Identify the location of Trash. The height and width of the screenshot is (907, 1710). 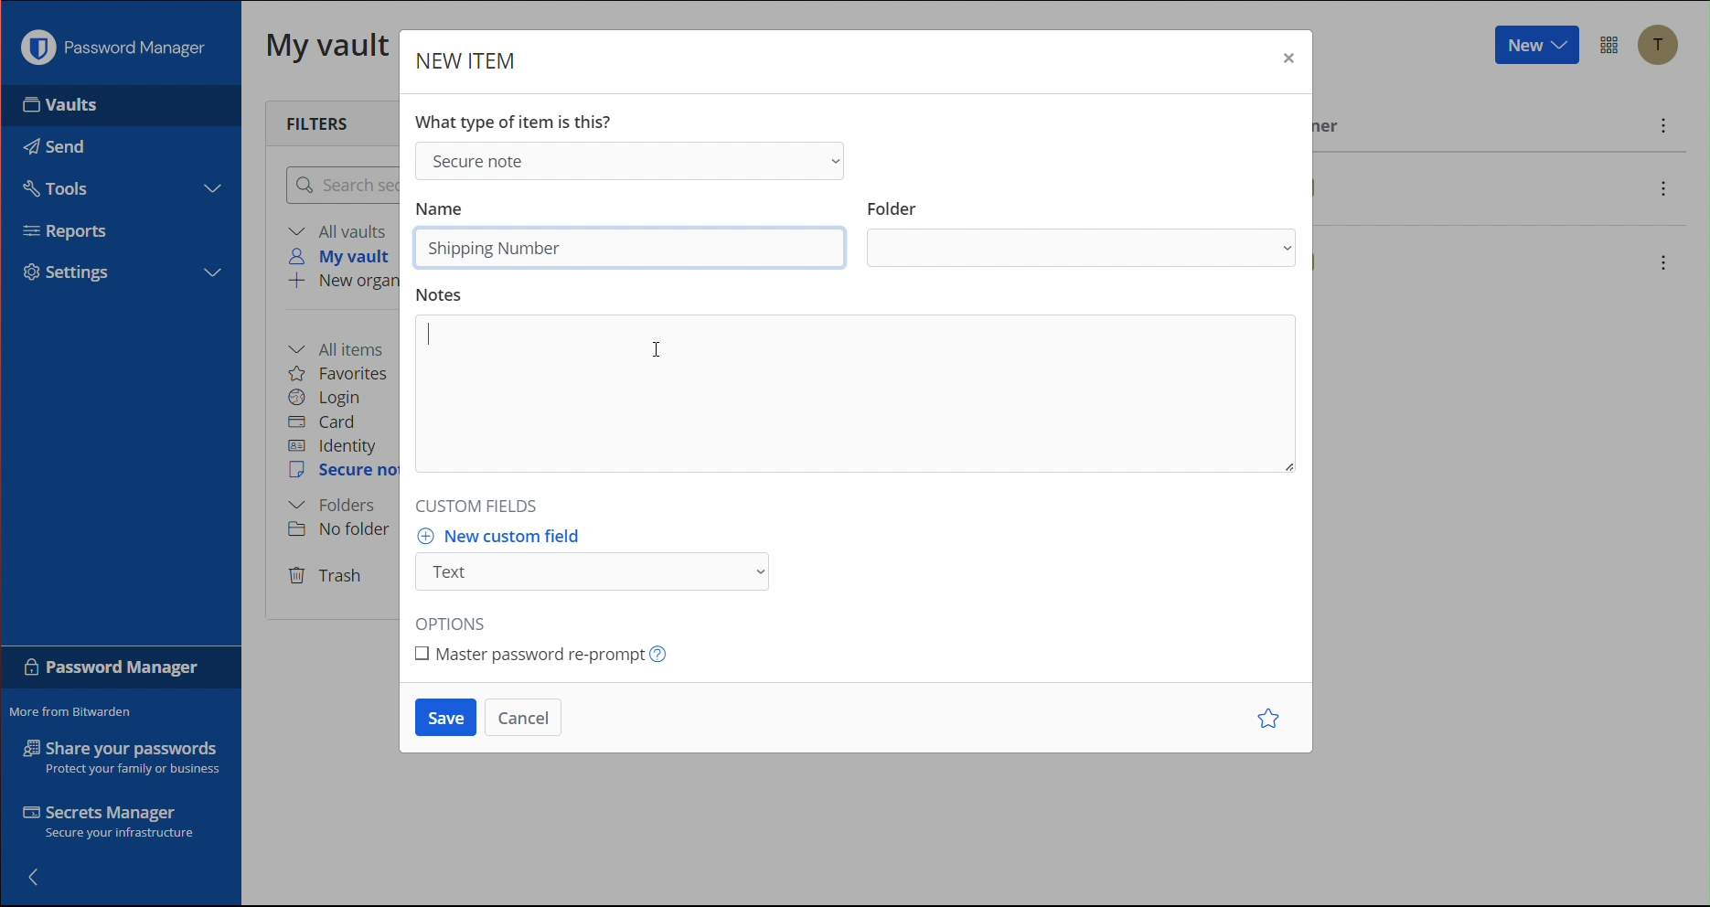
(328, 577).